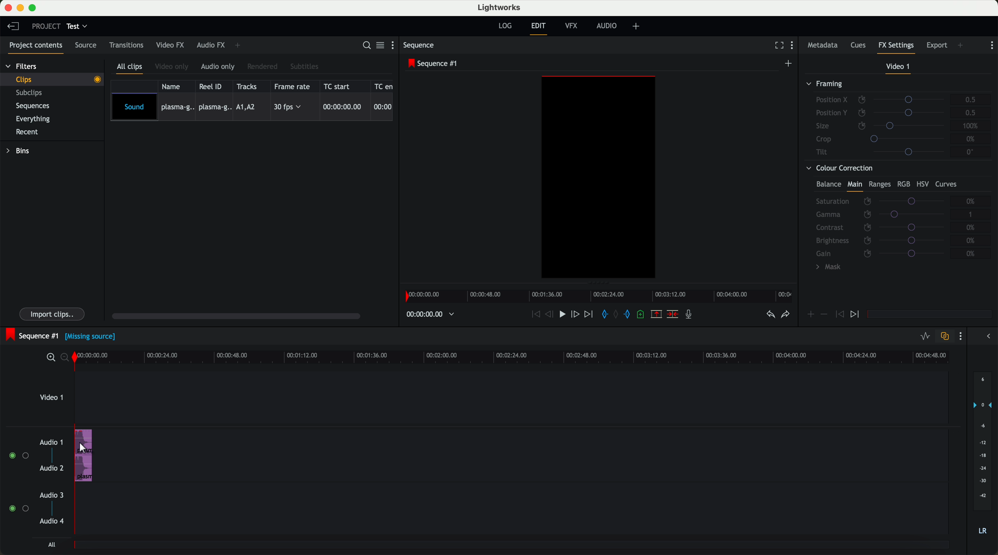  What do you see at coordinates (170, 46) in the screenshot?
I see `video FX` at bounding box center [170, 46].